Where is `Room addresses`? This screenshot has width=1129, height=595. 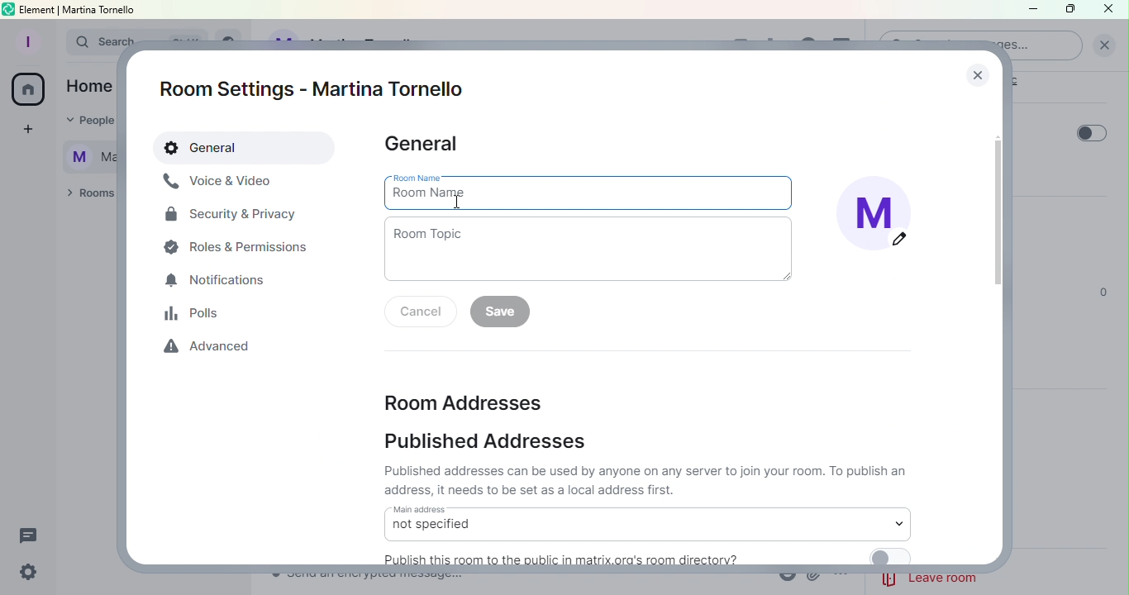
Room addresses is located at coordinates (463, 401).